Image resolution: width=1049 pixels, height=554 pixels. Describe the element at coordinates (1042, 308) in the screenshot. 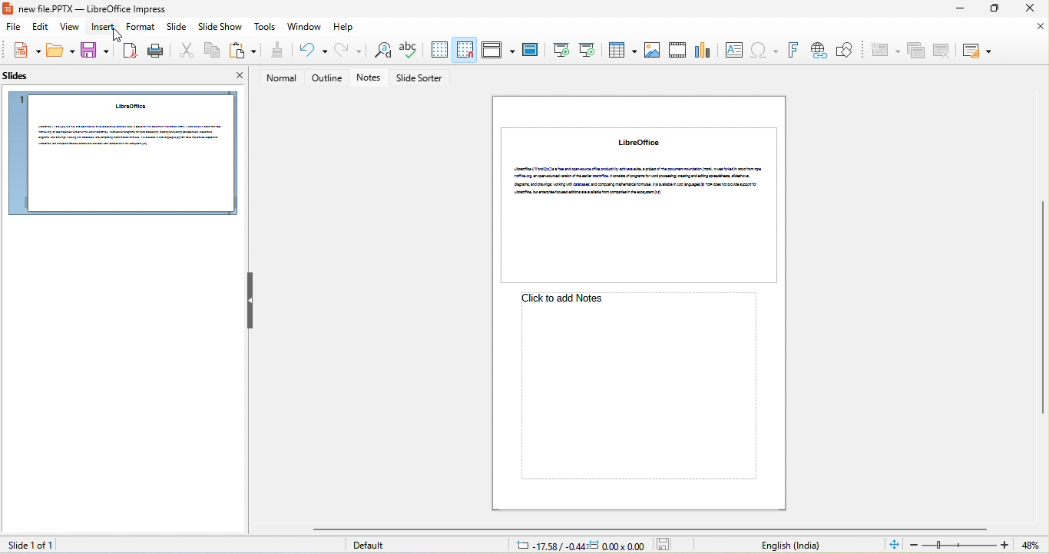

I see `vertical scrollbar` at that location.